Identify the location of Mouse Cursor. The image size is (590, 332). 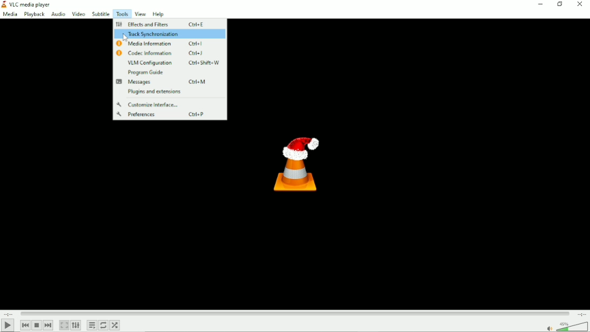
(123, 38).